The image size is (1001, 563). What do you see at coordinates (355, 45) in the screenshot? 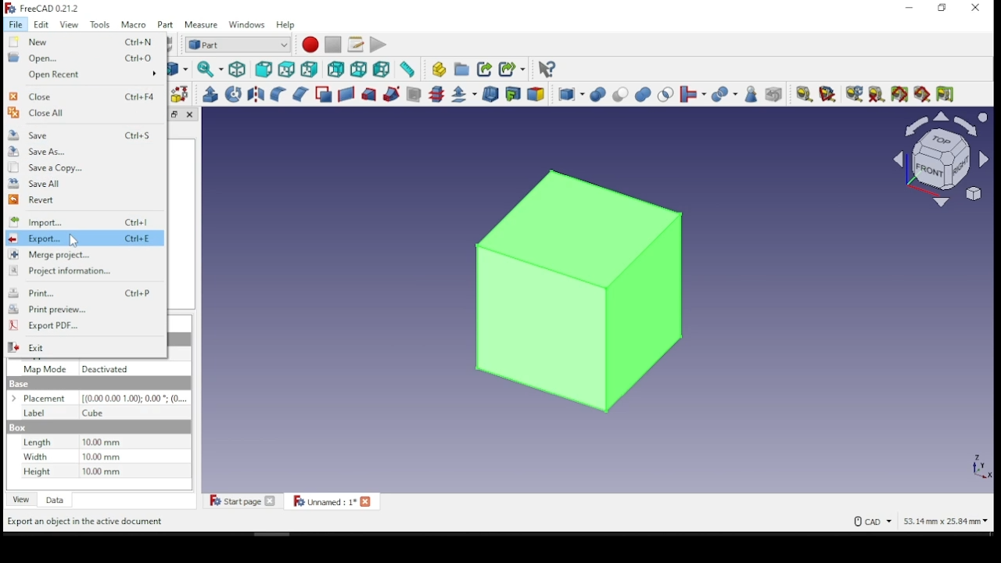
I see `macros` at bounding box center [355, 45].